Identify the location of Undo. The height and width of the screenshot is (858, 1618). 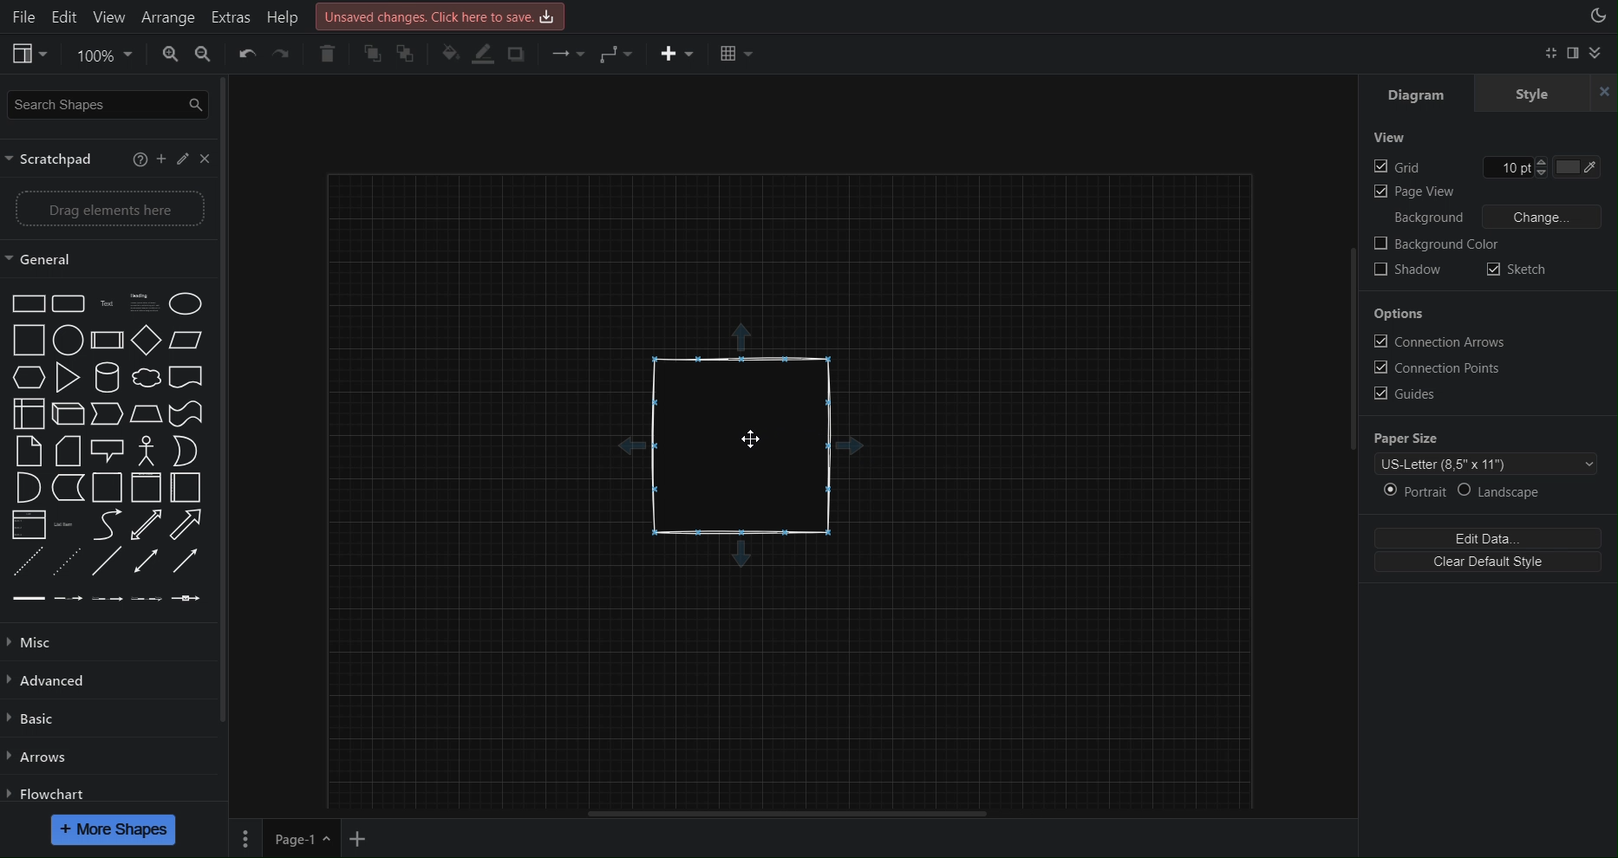
(251, 57).